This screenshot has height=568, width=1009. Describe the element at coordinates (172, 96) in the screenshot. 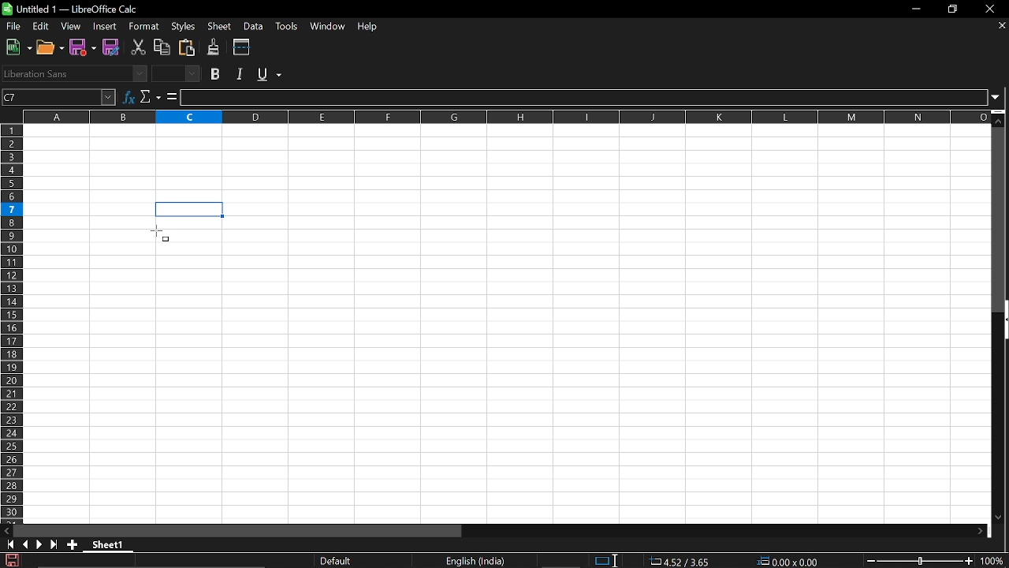

I see `Formula` at that location.